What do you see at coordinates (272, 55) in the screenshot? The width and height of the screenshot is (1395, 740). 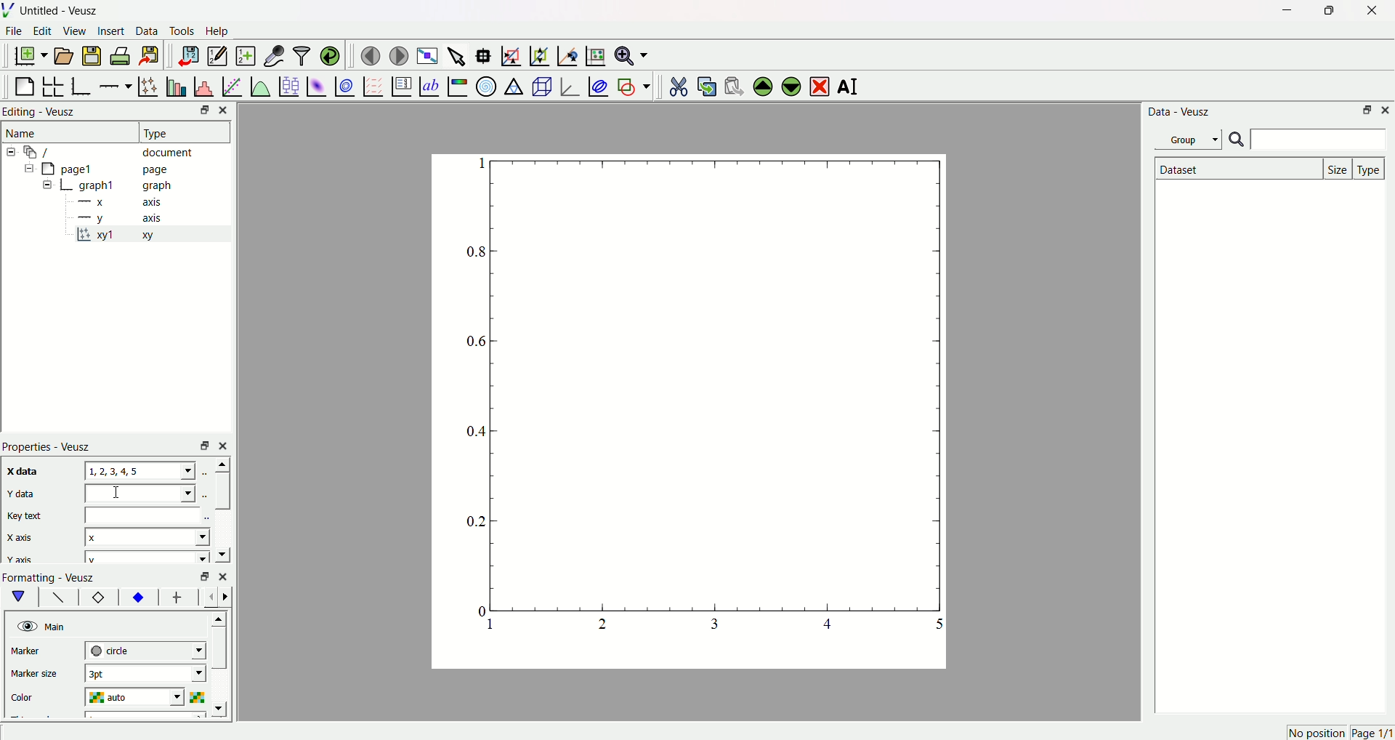 I see `capture remote datasets` at bounding box center [272, 55].